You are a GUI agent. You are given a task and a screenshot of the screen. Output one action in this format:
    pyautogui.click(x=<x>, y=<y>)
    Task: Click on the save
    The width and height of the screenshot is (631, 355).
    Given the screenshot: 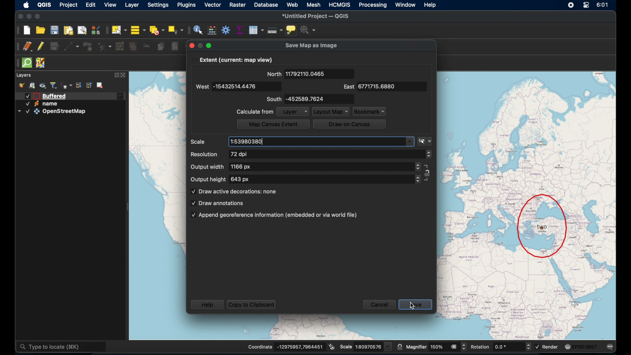 What is the action you would take?
    pyautogui.click(x=417, y=304)
    